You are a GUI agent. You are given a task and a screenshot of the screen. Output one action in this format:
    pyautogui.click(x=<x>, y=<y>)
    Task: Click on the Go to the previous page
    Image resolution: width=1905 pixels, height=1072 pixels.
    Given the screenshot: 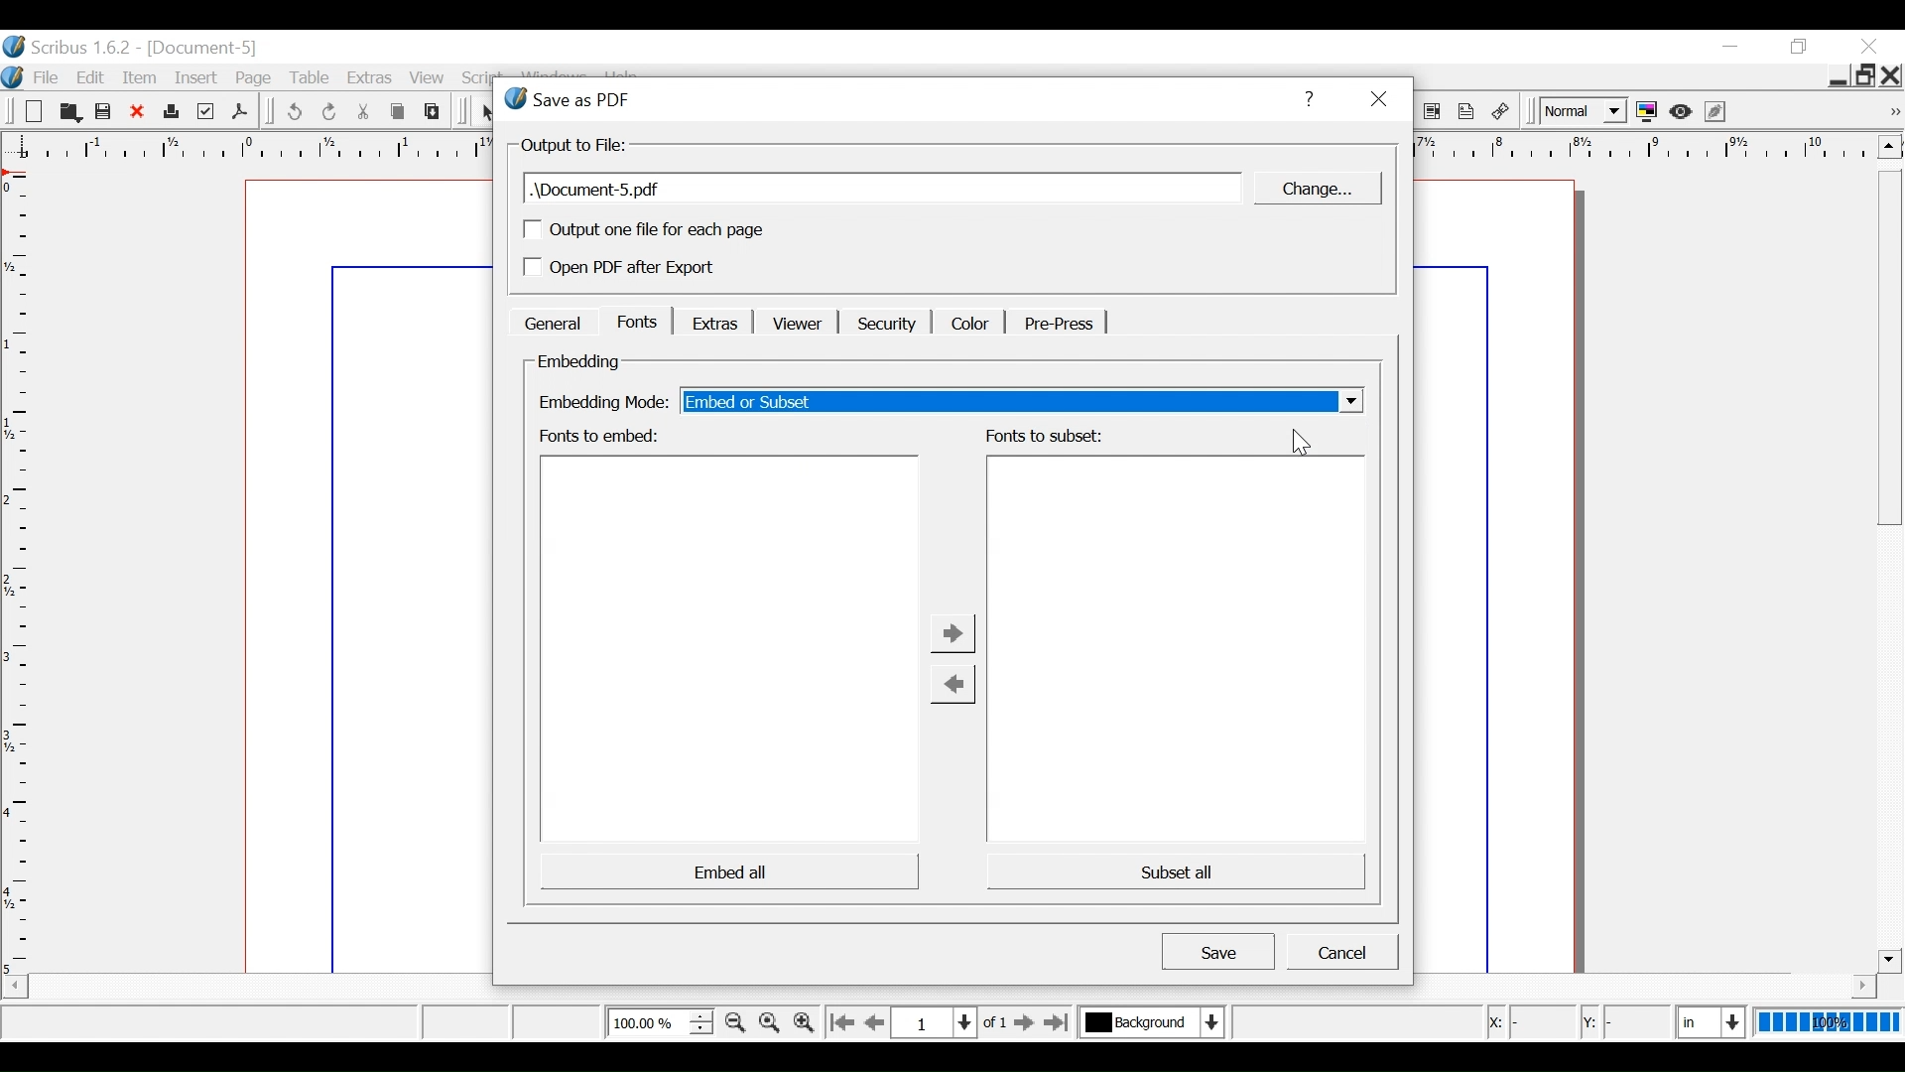 What is the action you would take?
    pyautogui.click(x=877, y=1022)
    